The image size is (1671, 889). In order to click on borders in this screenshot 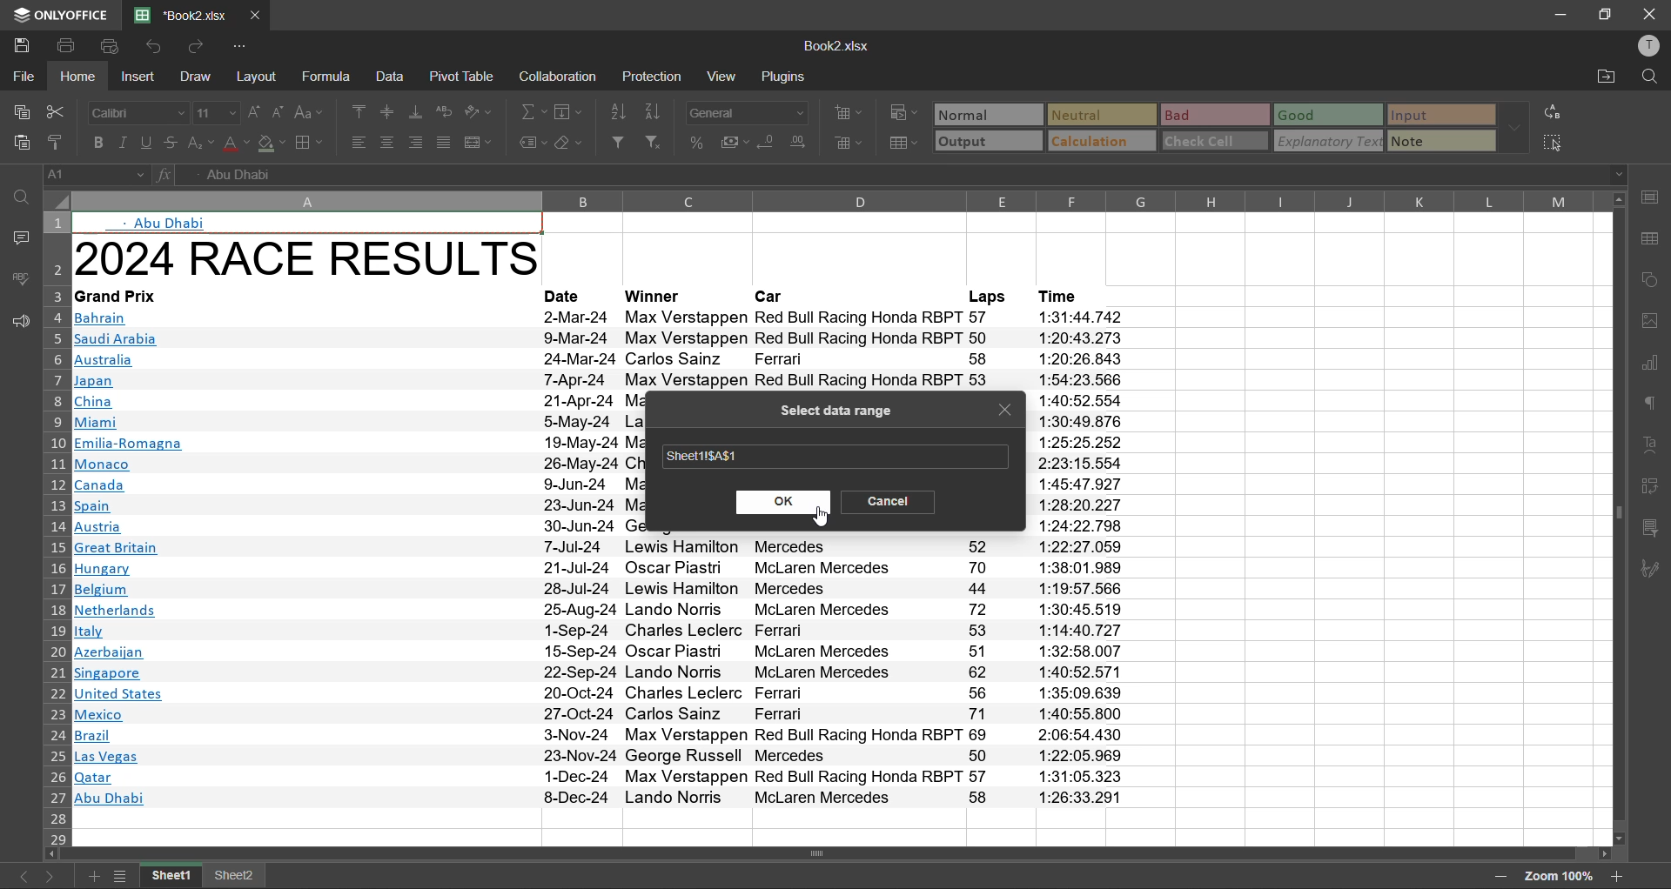, I will do `click(308, 144)`.